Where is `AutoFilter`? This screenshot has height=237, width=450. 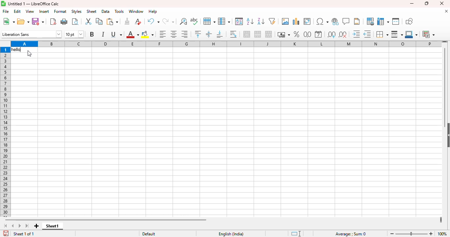
AutoFilter is located at coordinates (272, 21).